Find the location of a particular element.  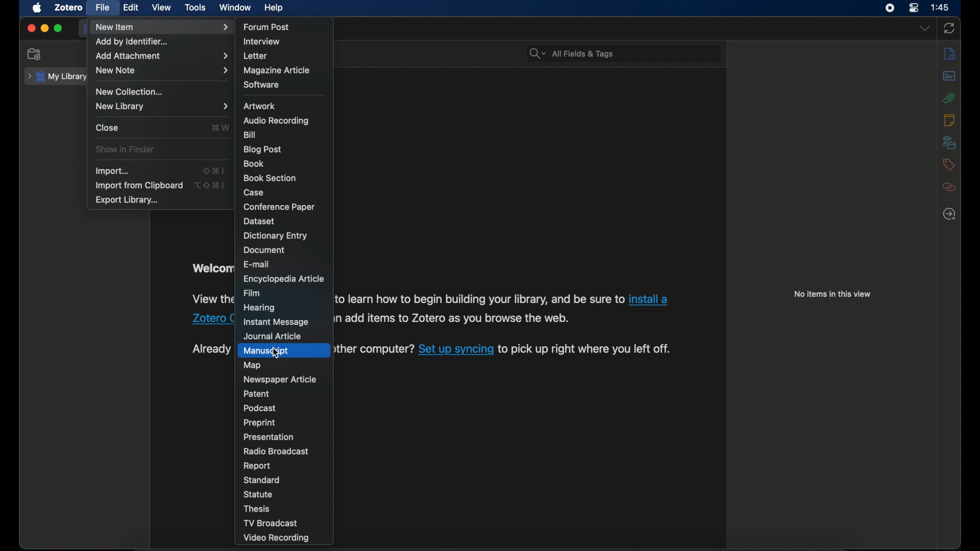

screen recorder is located at coordinates (891, 8).